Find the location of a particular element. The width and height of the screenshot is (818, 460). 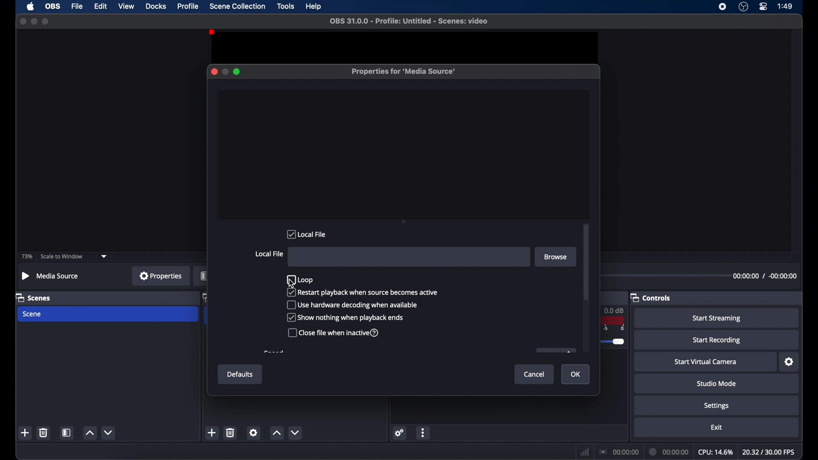

file name is located at coordinates (409, 21).